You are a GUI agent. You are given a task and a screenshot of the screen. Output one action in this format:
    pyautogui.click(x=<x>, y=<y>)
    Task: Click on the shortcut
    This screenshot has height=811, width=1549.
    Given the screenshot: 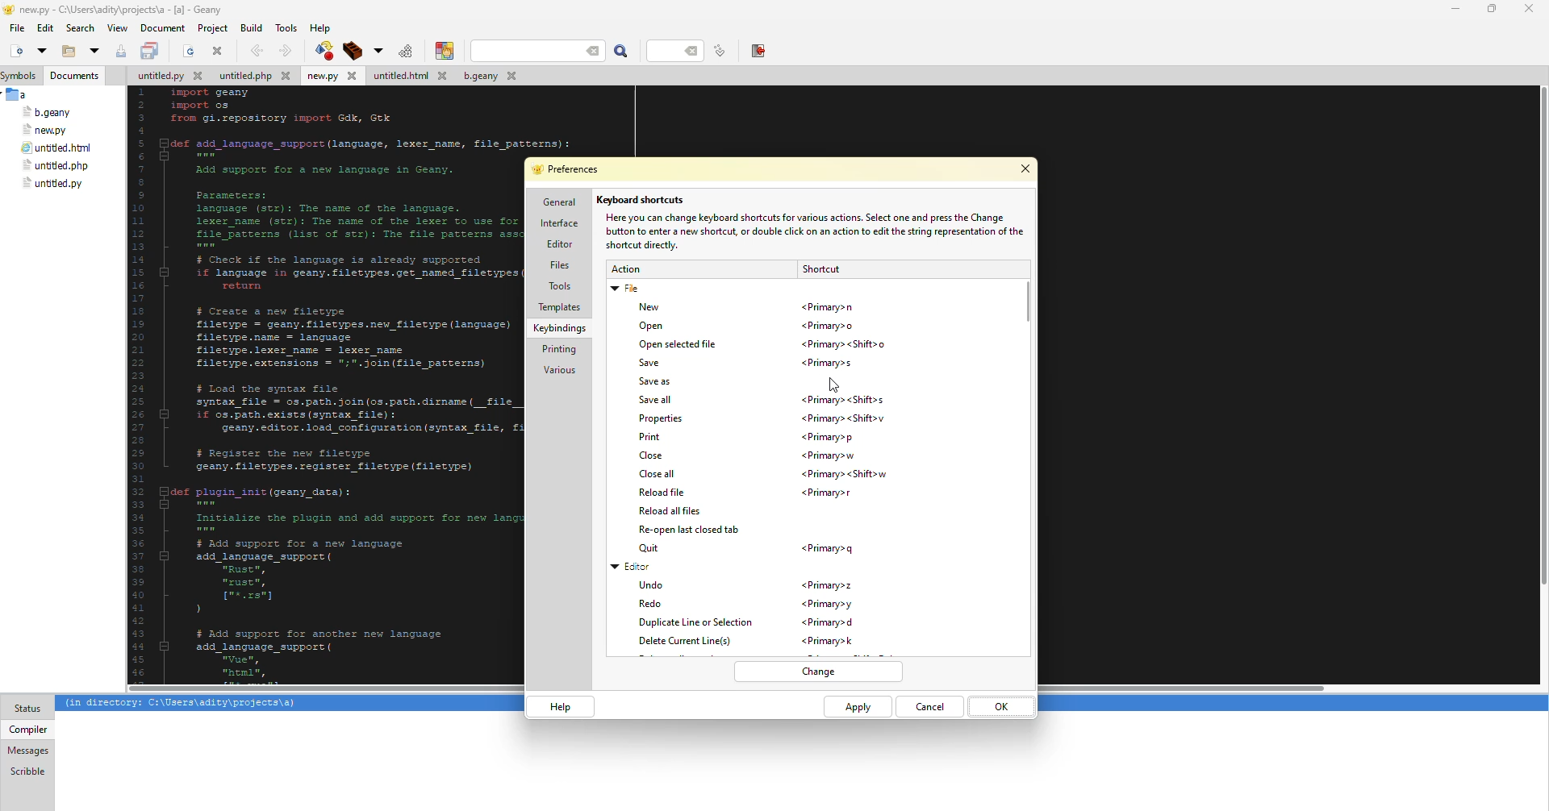 What is the action you would take?
    pyautogui.click(x=827, y=437)
    